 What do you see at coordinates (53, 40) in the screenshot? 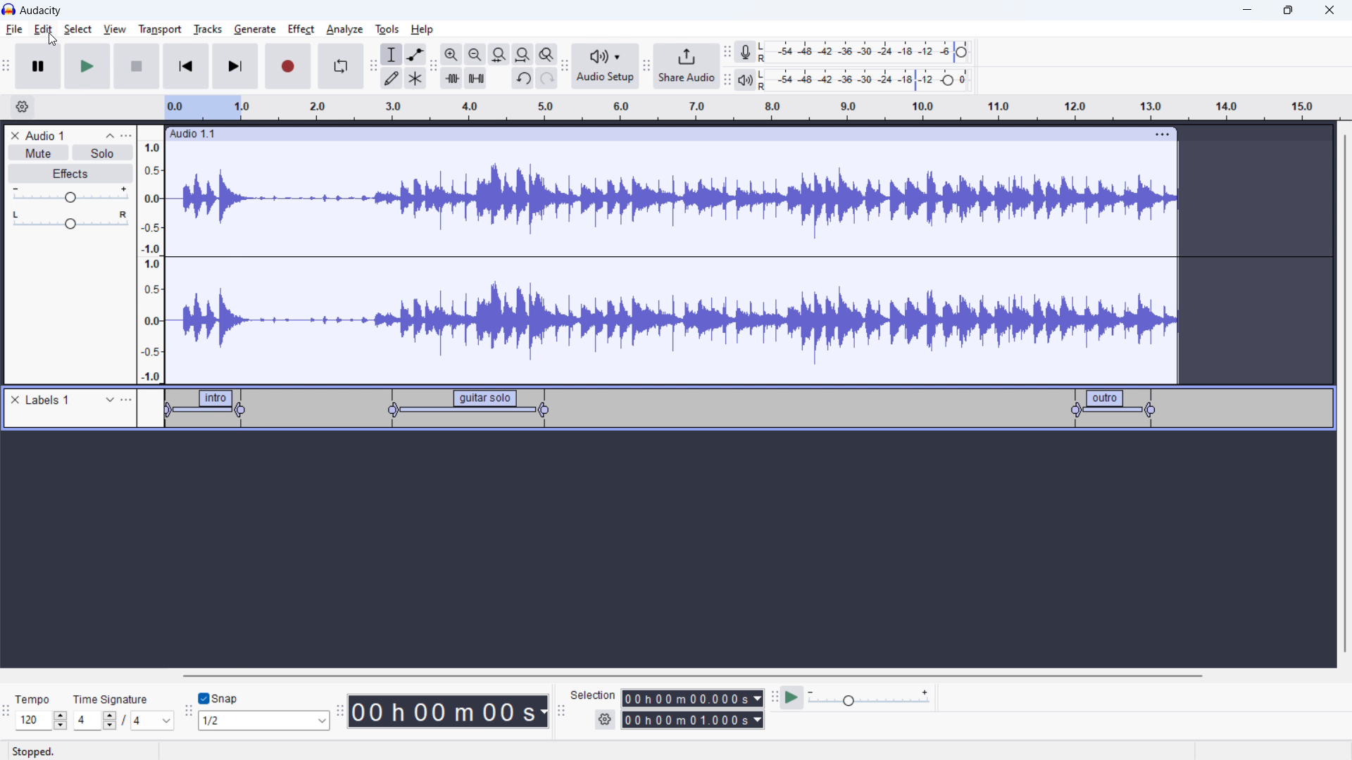
I see `cursor` at bounding box center [53, 40].